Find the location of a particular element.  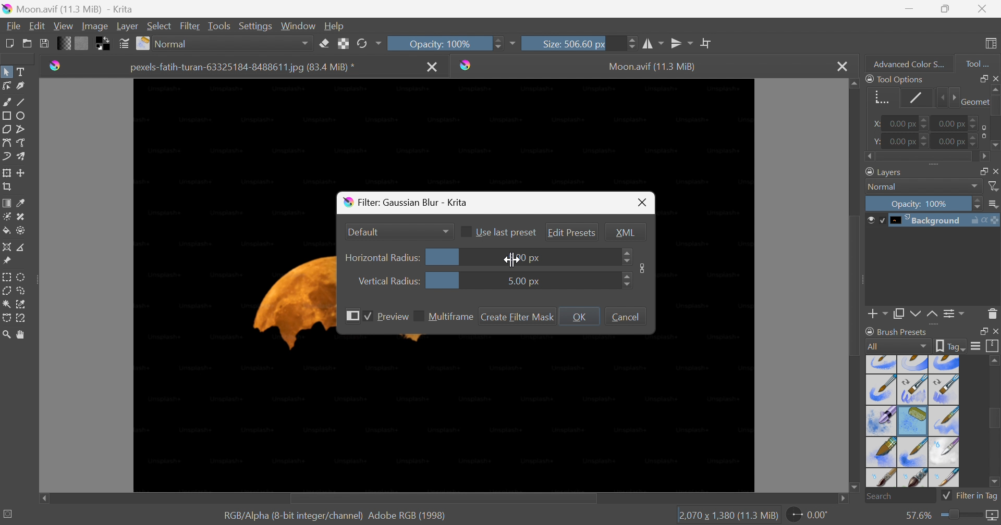

More is located at coordinates (512, 45).